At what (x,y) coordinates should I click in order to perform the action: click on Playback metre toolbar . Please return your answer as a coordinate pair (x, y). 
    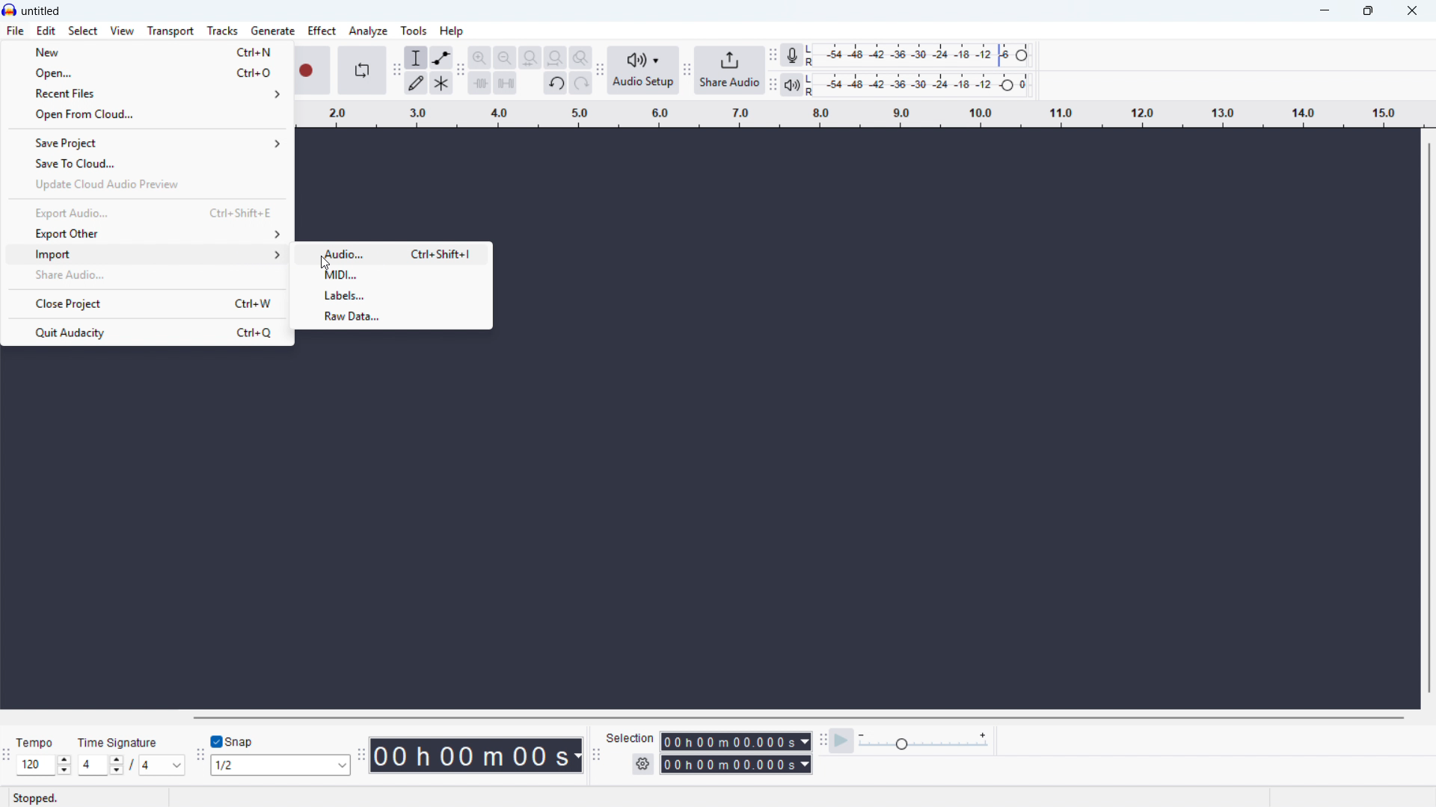
    Looking at the image, I should click on (773, 86).